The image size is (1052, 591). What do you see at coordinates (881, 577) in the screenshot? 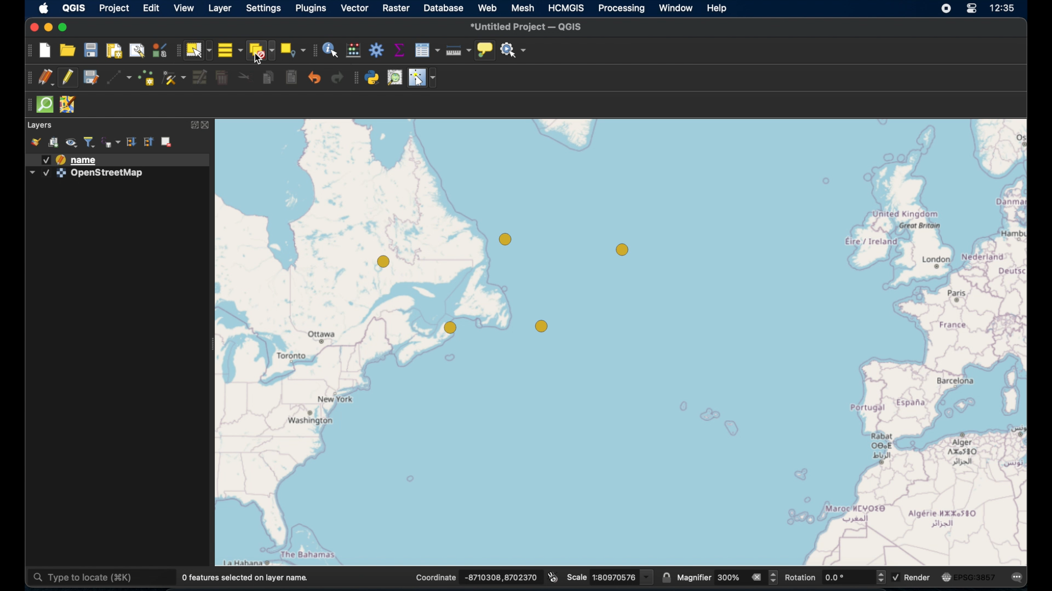
I see `increase or decrease the value of rotation` at bounding box center [881, 577].